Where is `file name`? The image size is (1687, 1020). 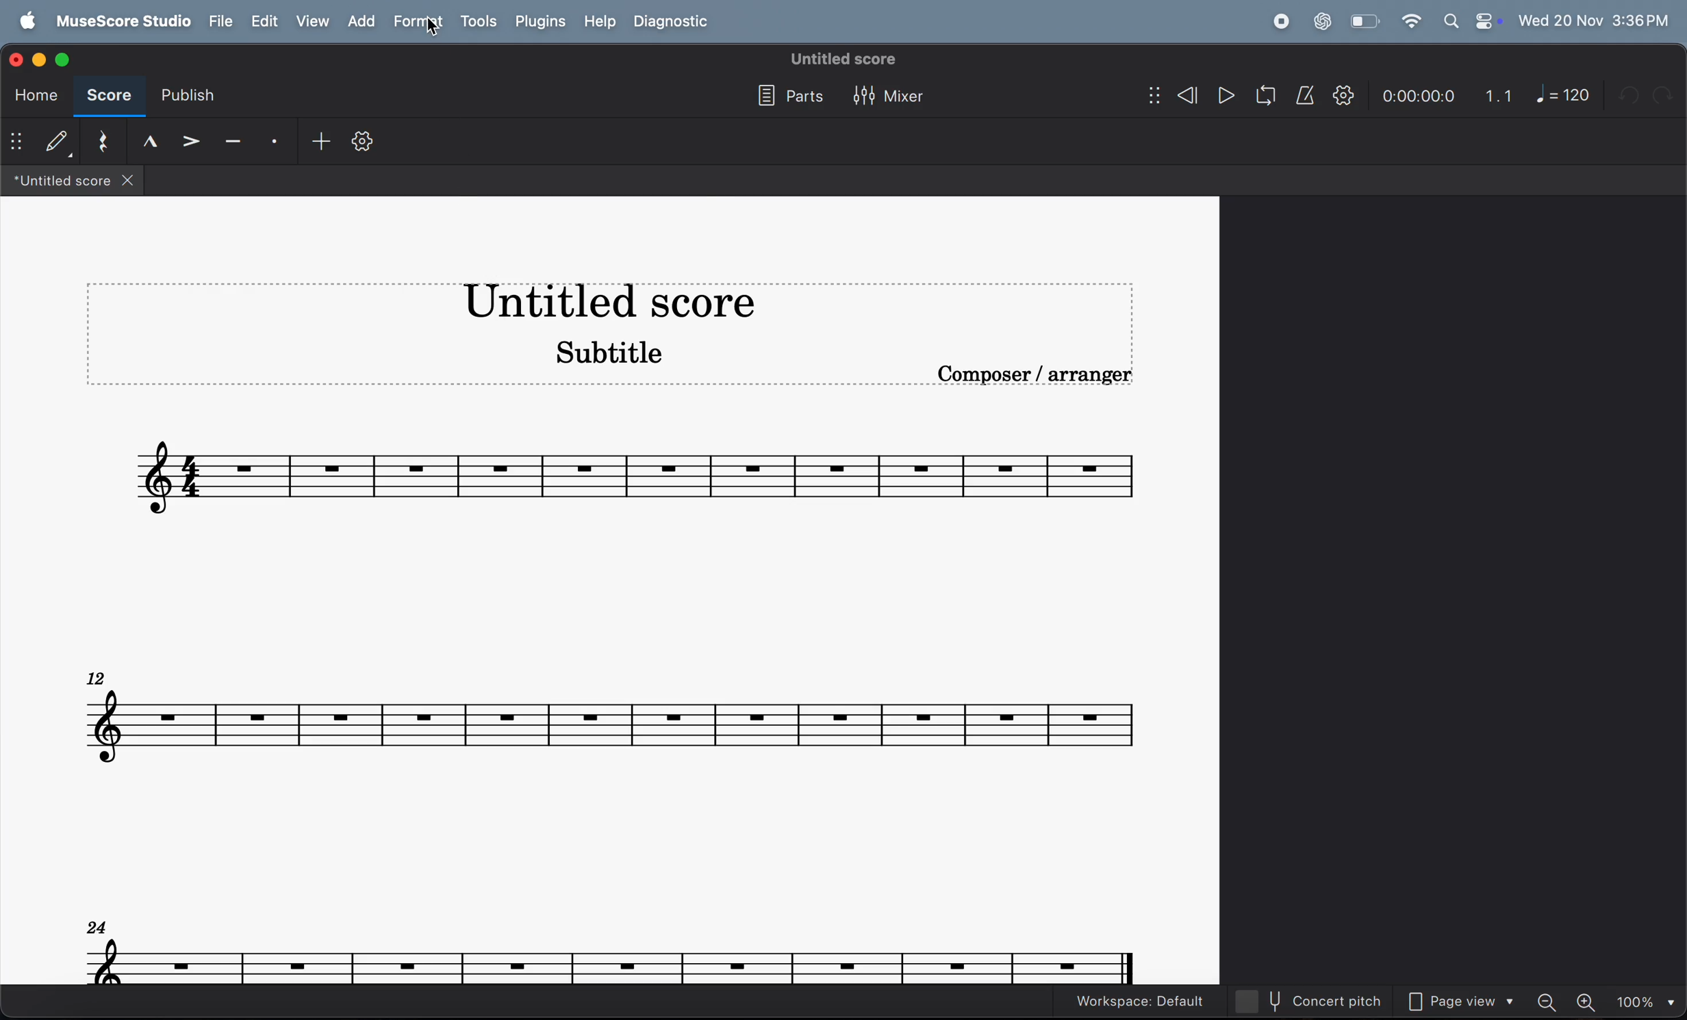 file name is located at coordinates (72, 181).